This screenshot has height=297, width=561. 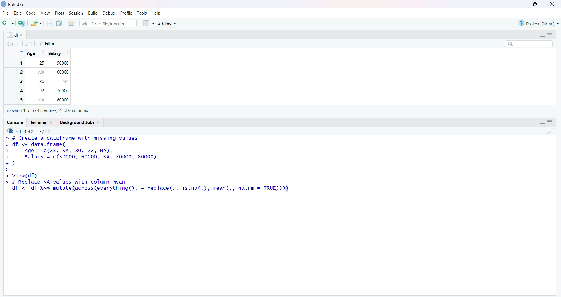 I want to click on Save all open documents (Ctrl + Alt + S), so click(x=59, y=23).